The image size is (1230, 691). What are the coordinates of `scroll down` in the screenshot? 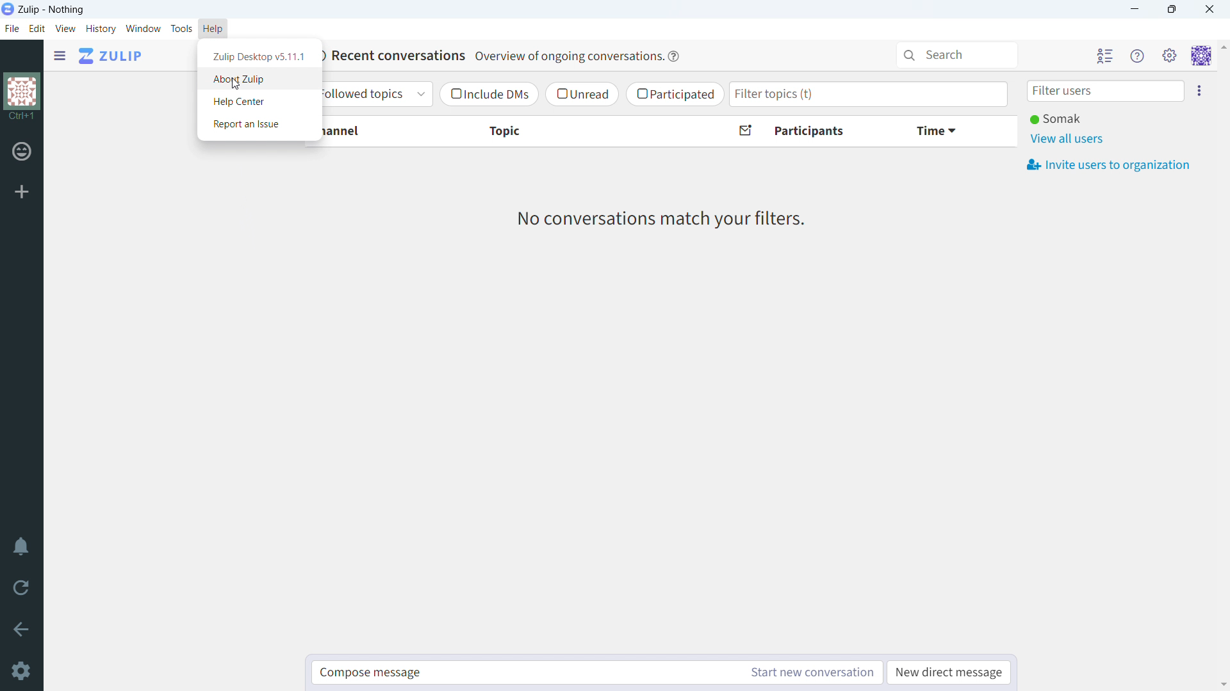 It's located at (1222, 685).